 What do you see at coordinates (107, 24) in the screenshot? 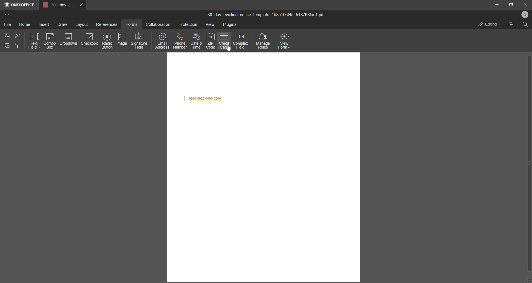
I see `references` at bounding box center [107, 24].